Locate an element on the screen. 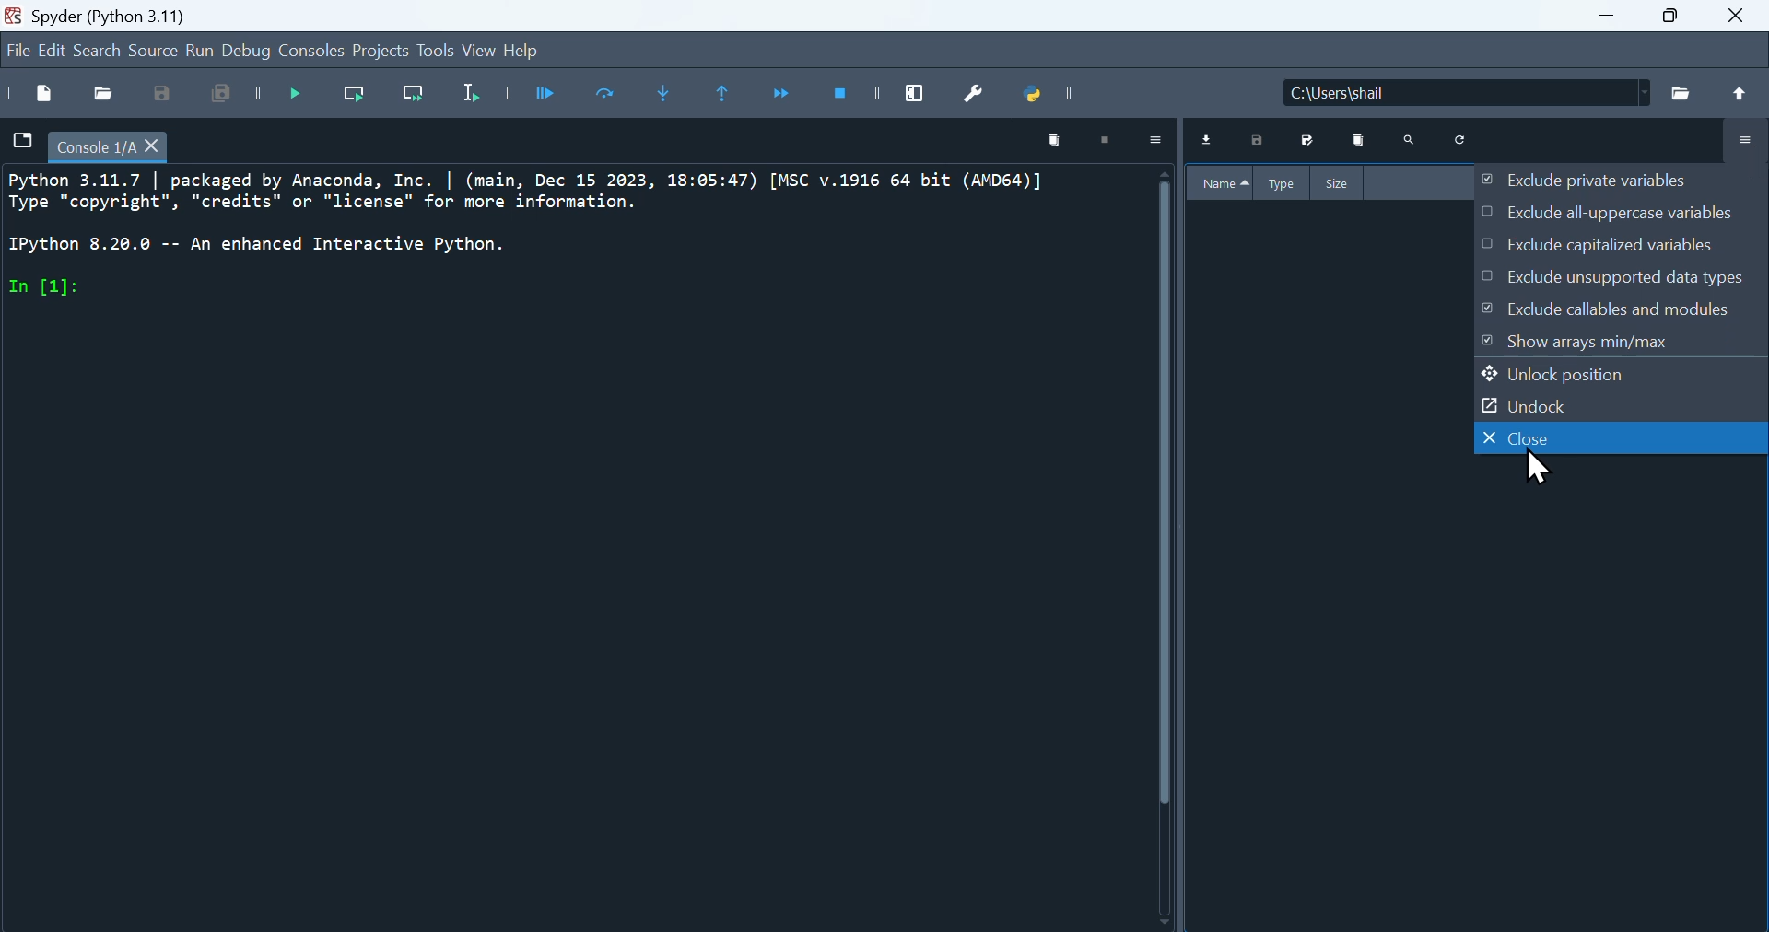 The width and height of the screenshot is (1769, 932). Run current line and go to the next one is located at coordinates (419, 99).